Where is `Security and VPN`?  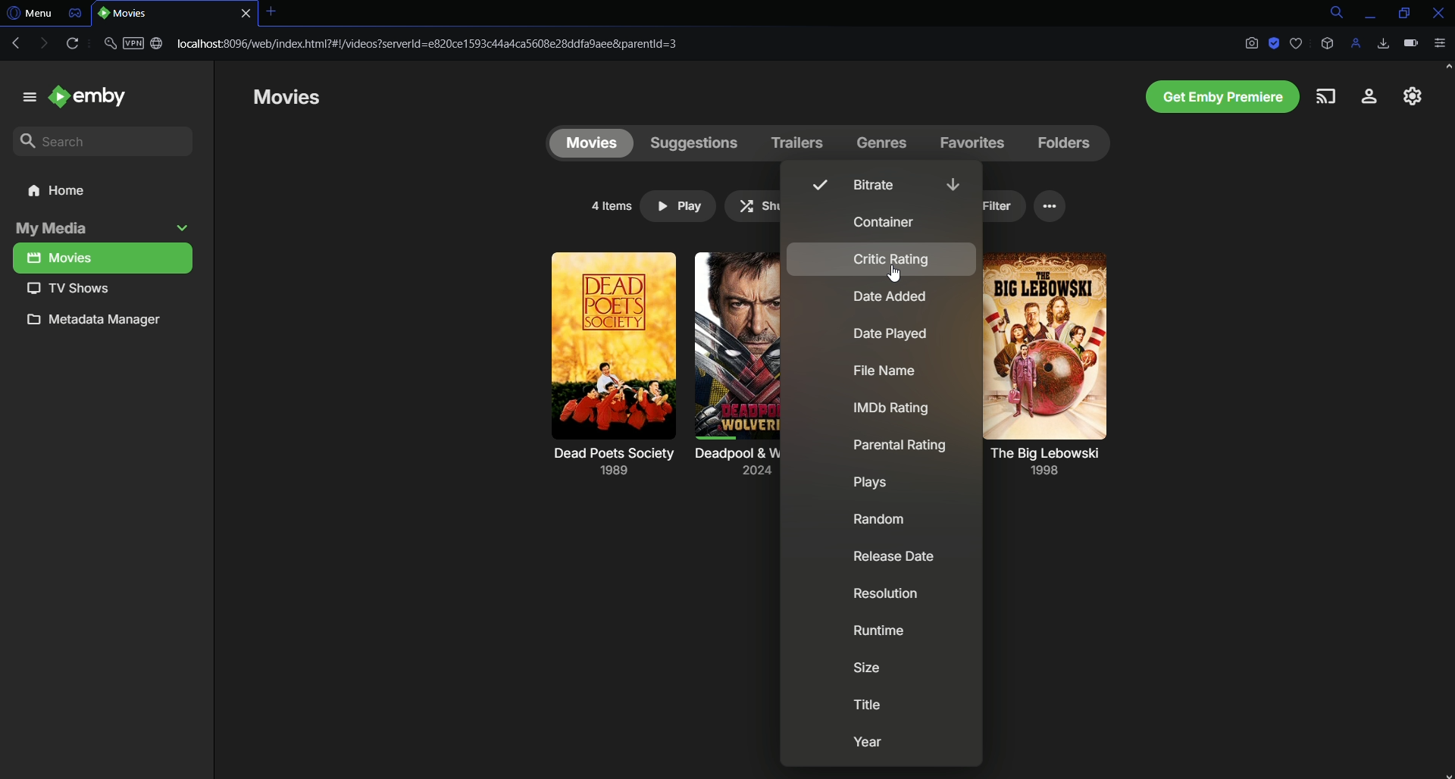 Security and VPN is located at coordinates (134, 47).